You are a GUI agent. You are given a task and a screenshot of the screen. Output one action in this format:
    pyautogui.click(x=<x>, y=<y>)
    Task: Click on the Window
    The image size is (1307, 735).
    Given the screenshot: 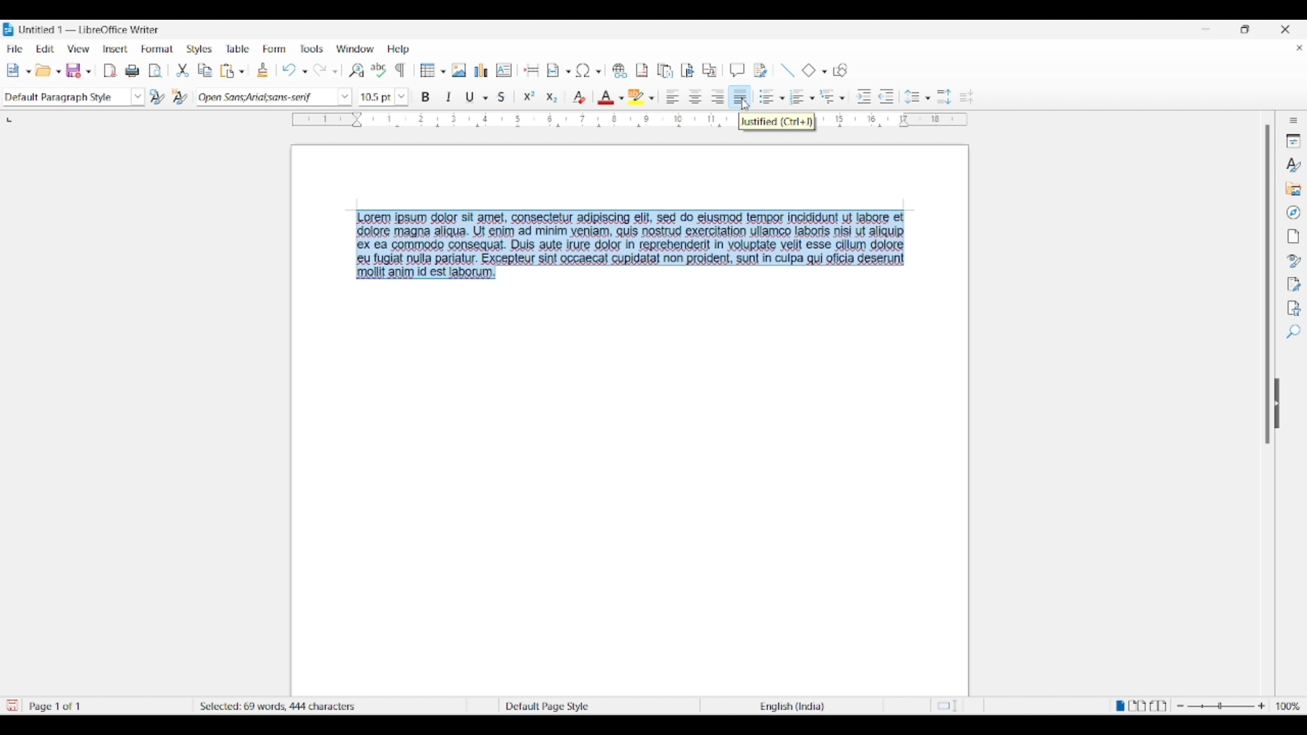 What is the action you would take?
    pyautogui.click(x=355, y=48)
    